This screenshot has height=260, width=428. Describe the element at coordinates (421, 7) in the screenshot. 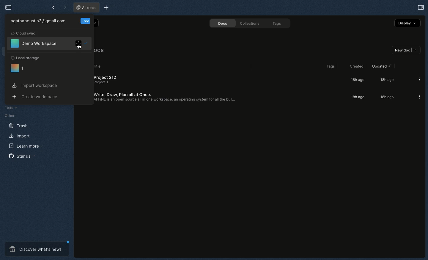

I see `Open right panel` at that location.